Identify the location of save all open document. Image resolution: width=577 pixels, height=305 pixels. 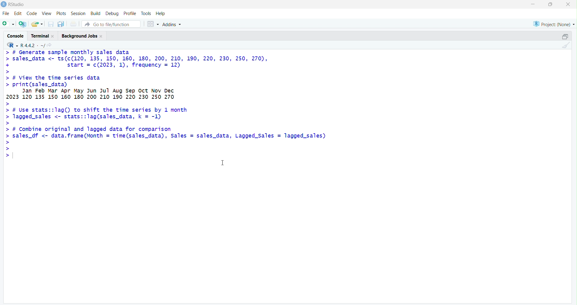
(61, 24).